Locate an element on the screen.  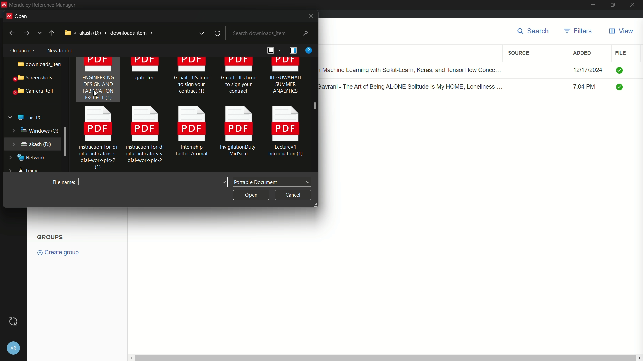
Renuka Gavrani - The Art of Being ALONE Solitude Is My HOME, Loneliness ... is located at coordinates (414, 86).